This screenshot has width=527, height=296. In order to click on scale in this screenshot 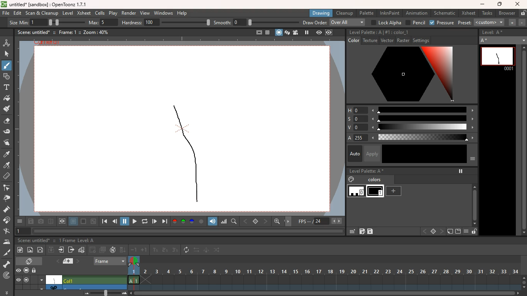, I will do `click(224, 222)`.